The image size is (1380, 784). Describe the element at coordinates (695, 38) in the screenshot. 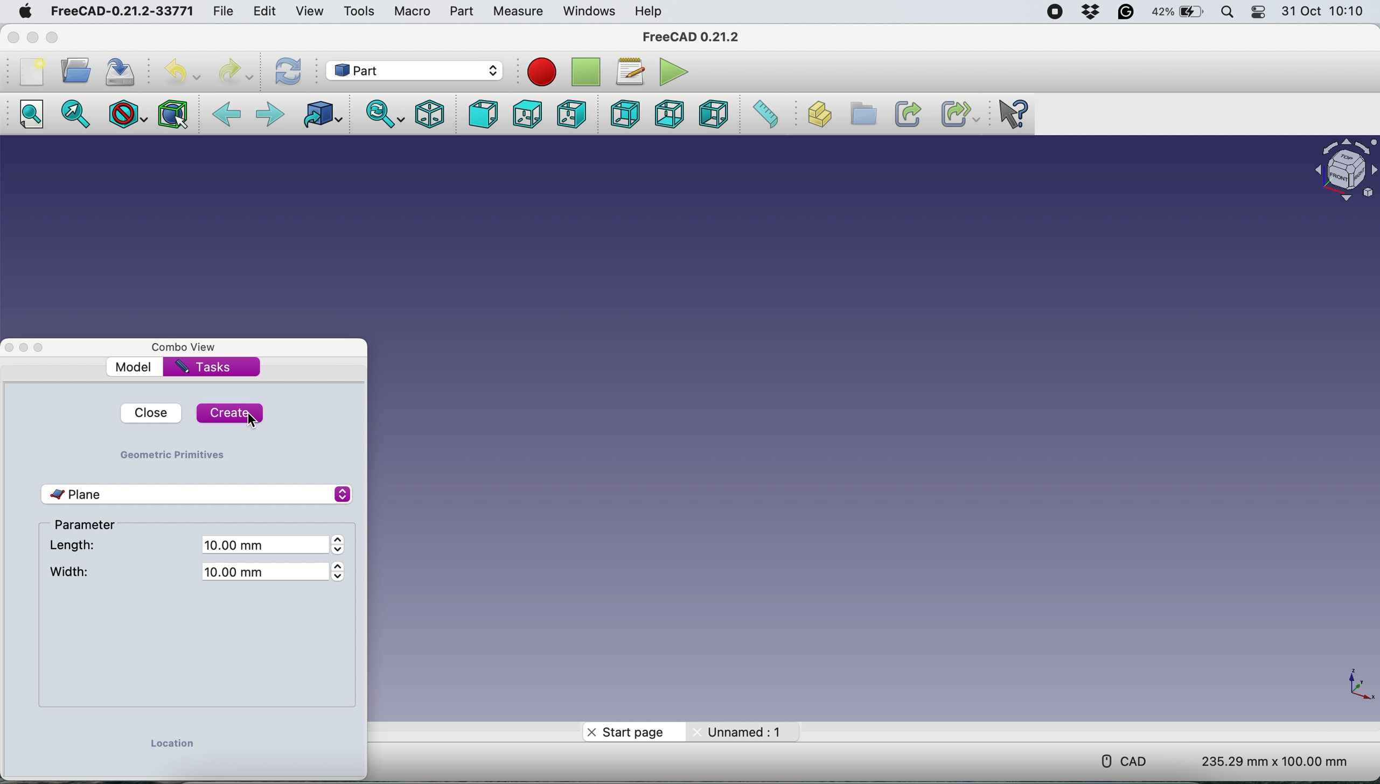

I see `FreeCAD 0.21.2` at that location.